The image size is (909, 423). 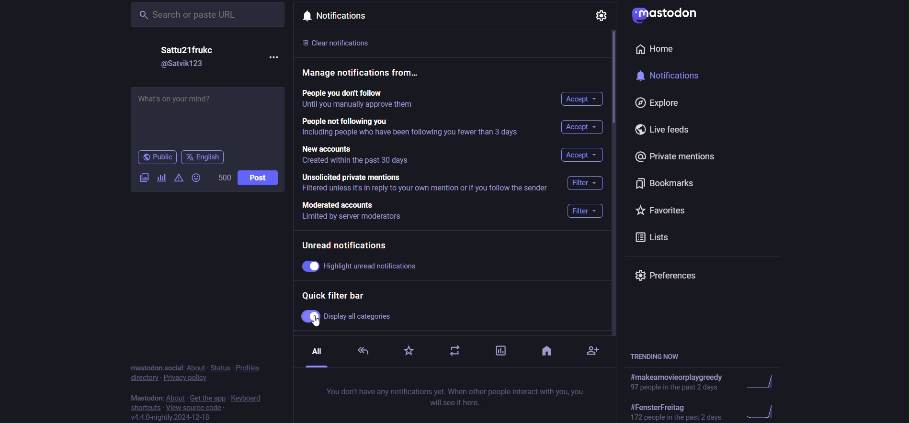 What do you see at coordinates (500, 350) in the screenshot?
I see `poll` at bounding box center [500, 350].